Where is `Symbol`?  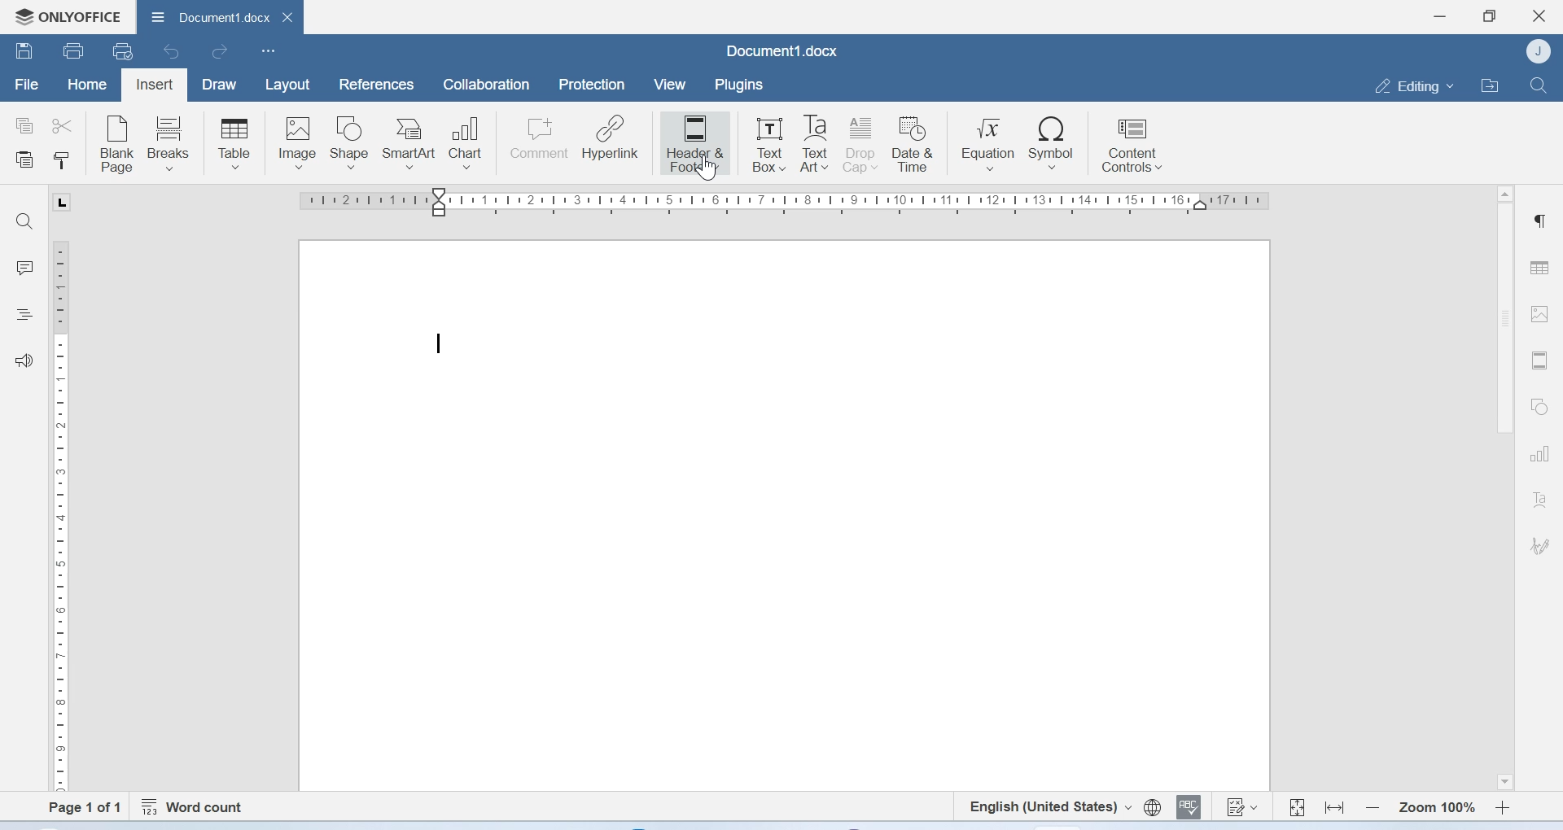
Symbol is located at coordinates (1051, 143).